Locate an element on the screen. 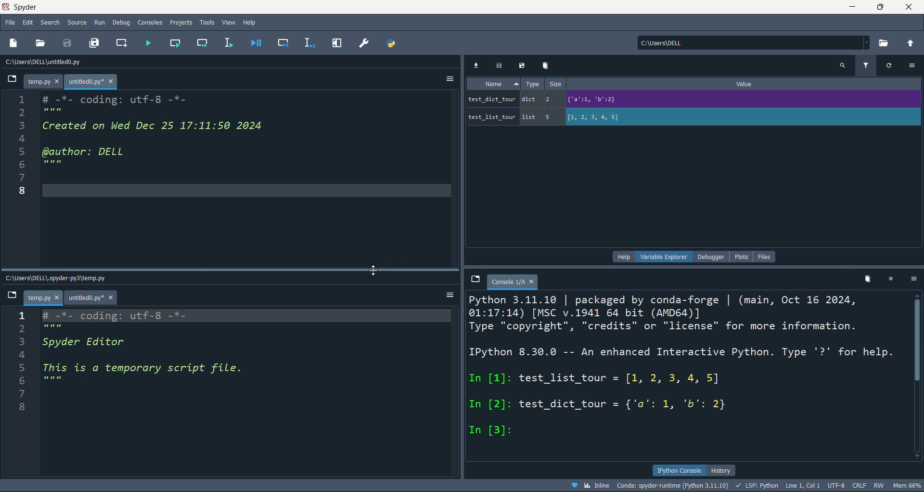  browse tabs is located at coordinates (475, 280).